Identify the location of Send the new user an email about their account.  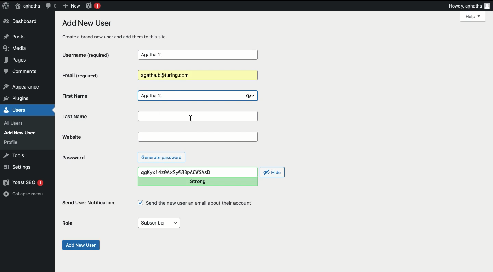
(196, 203).